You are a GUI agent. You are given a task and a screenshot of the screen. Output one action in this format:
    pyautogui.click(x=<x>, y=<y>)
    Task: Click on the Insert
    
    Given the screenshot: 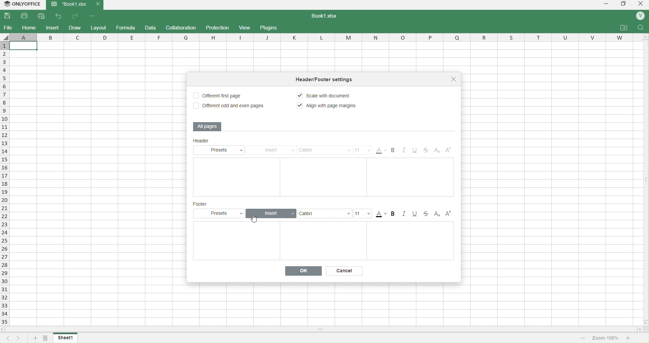 What is the action you would take?
    pyautogui.click(x=272, y=213)
    